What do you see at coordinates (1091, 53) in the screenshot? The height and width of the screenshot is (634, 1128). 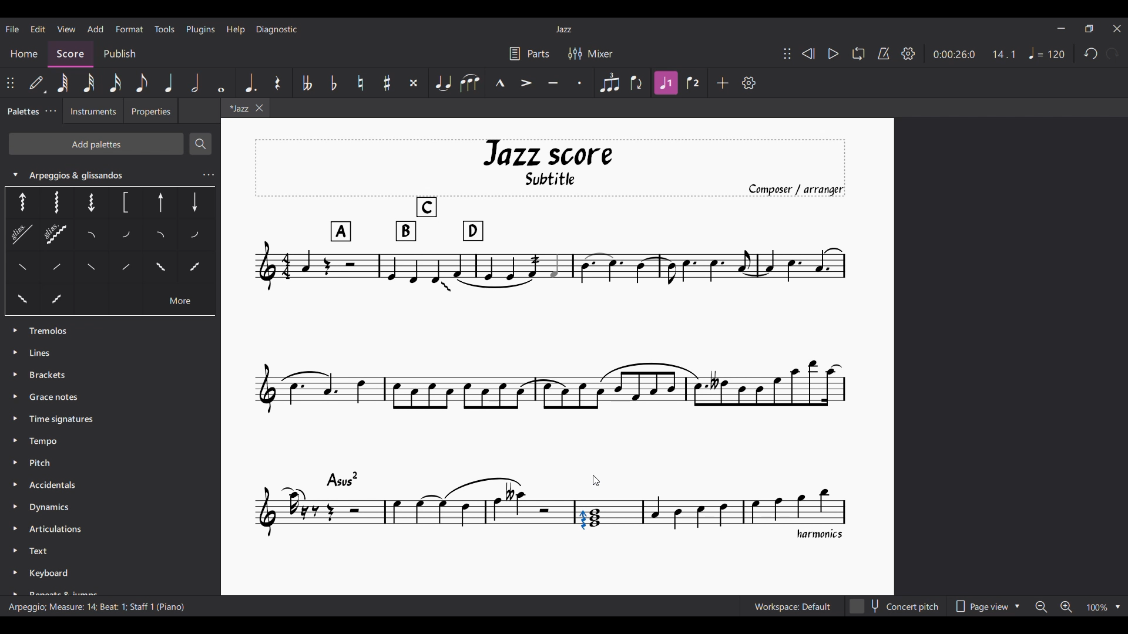 I see `Undo` at bounding box center [1091, 53].